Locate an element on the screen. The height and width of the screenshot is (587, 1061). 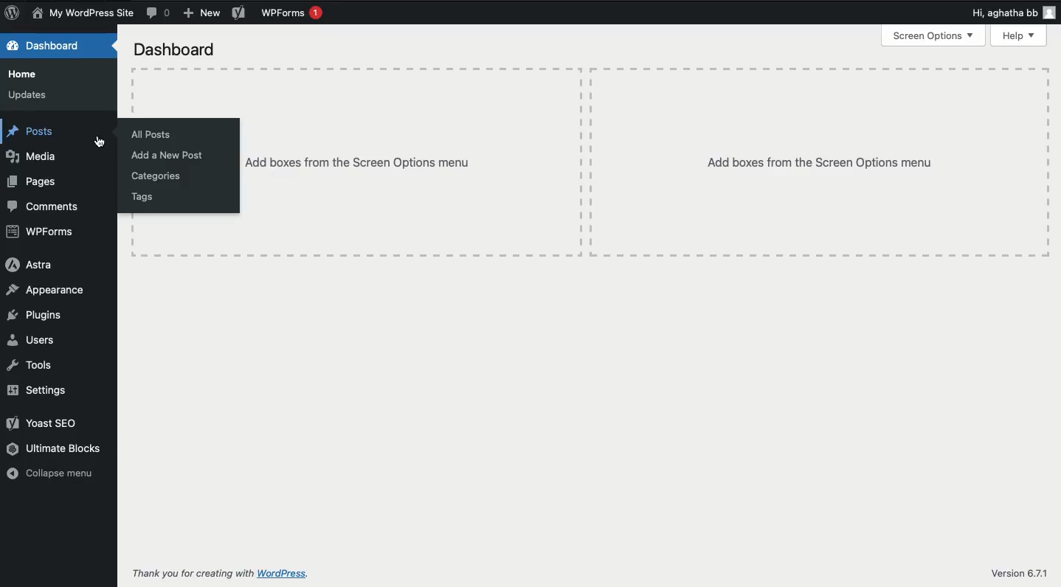
 is located at coordinates (413, 163).